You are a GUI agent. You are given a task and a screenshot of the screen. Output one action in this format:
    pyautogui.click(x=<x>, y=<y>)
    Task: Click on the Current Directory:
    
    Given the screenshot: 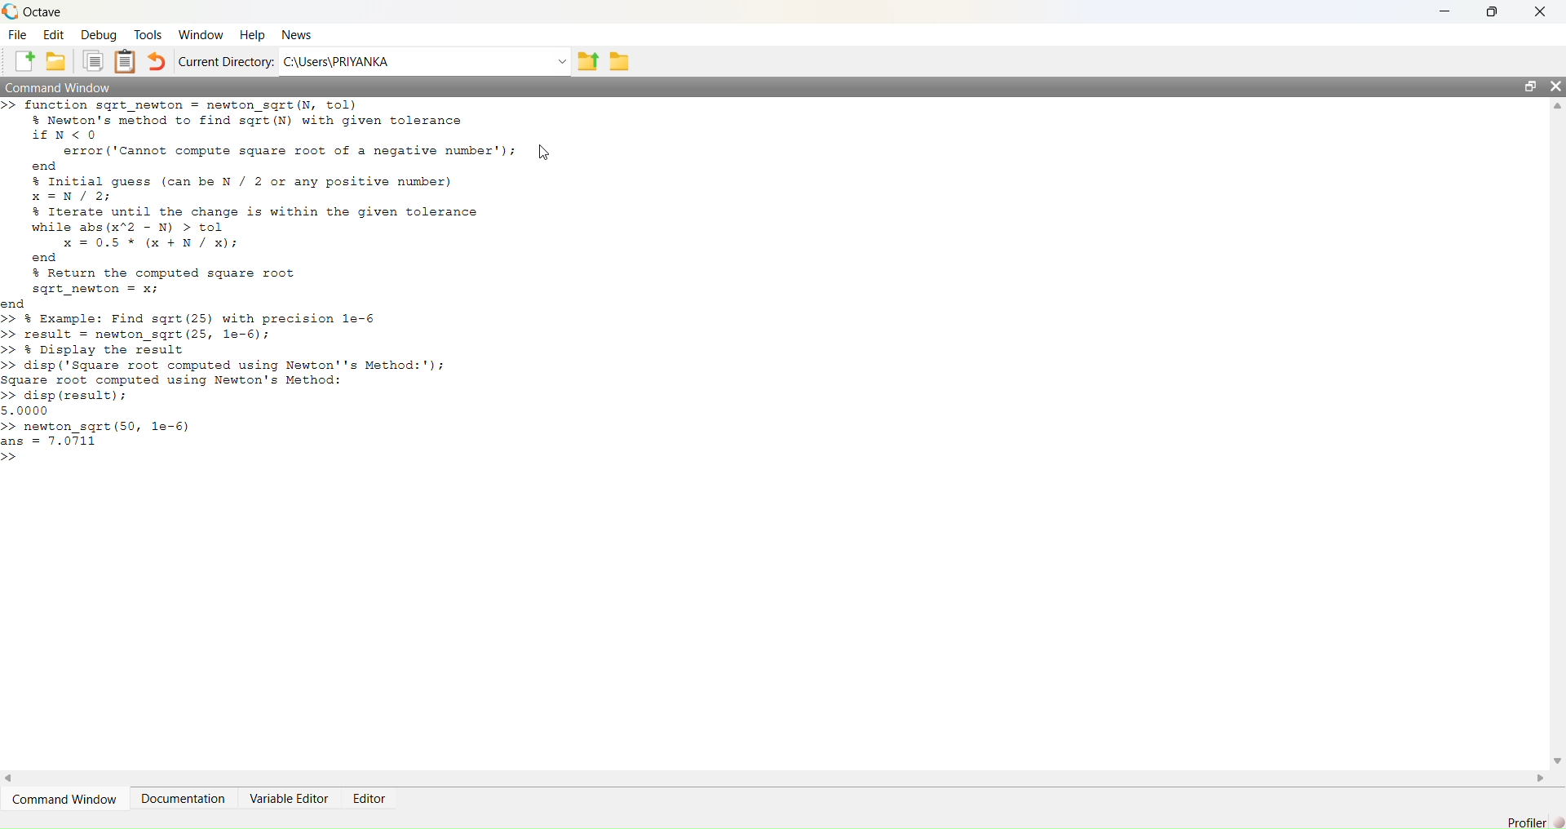 What is the action you would take?
    pyautogui.click(x=228, y=61)
    